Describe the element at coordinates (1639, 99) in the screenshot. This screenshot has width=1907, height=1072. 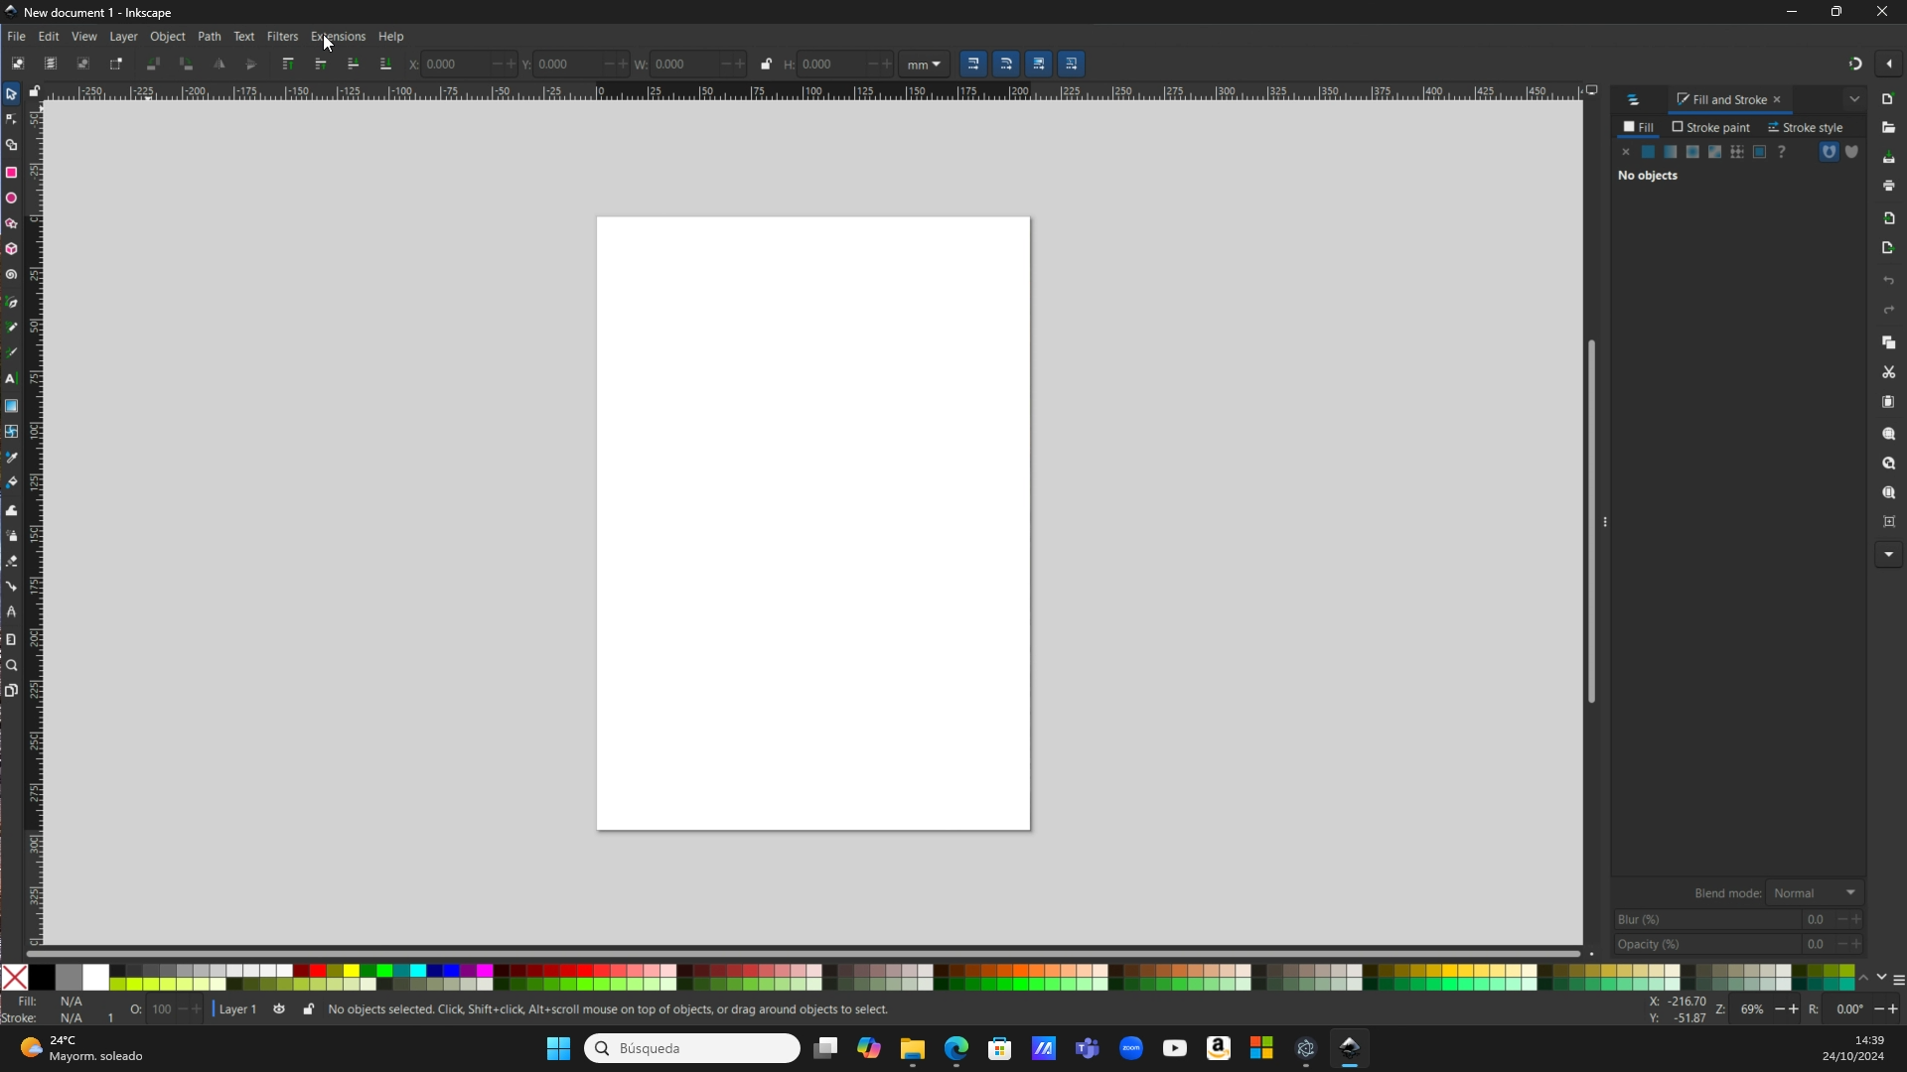
I see `Logo` at that location.